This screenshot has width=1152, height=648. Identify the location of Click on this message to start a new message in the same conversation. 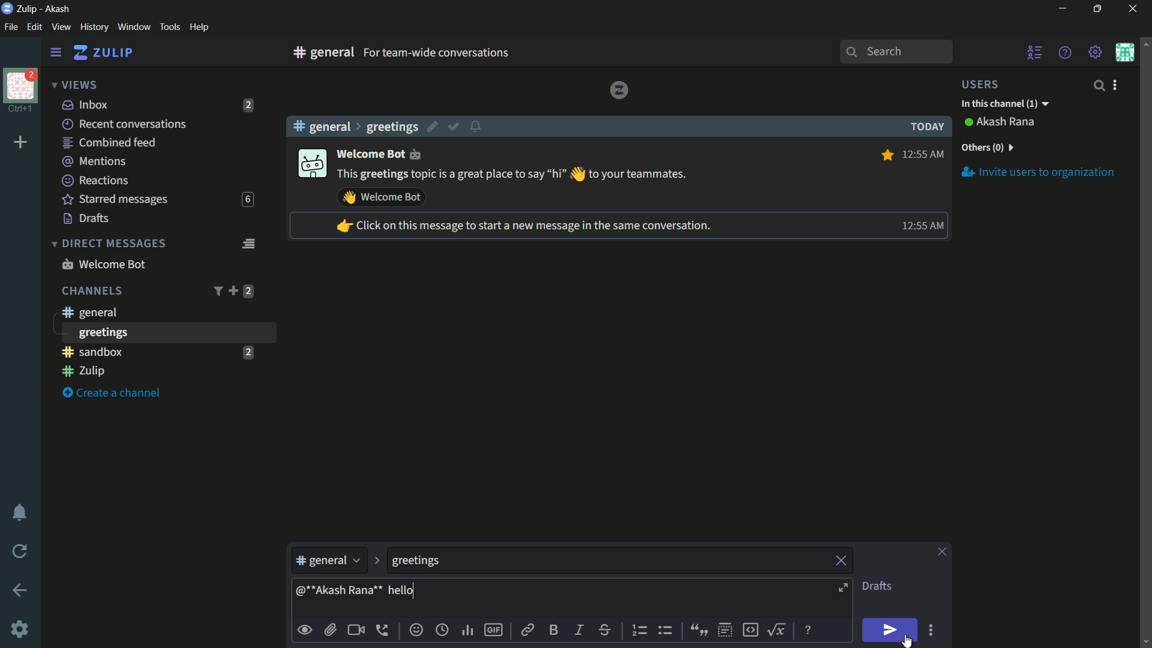
(523, 227).